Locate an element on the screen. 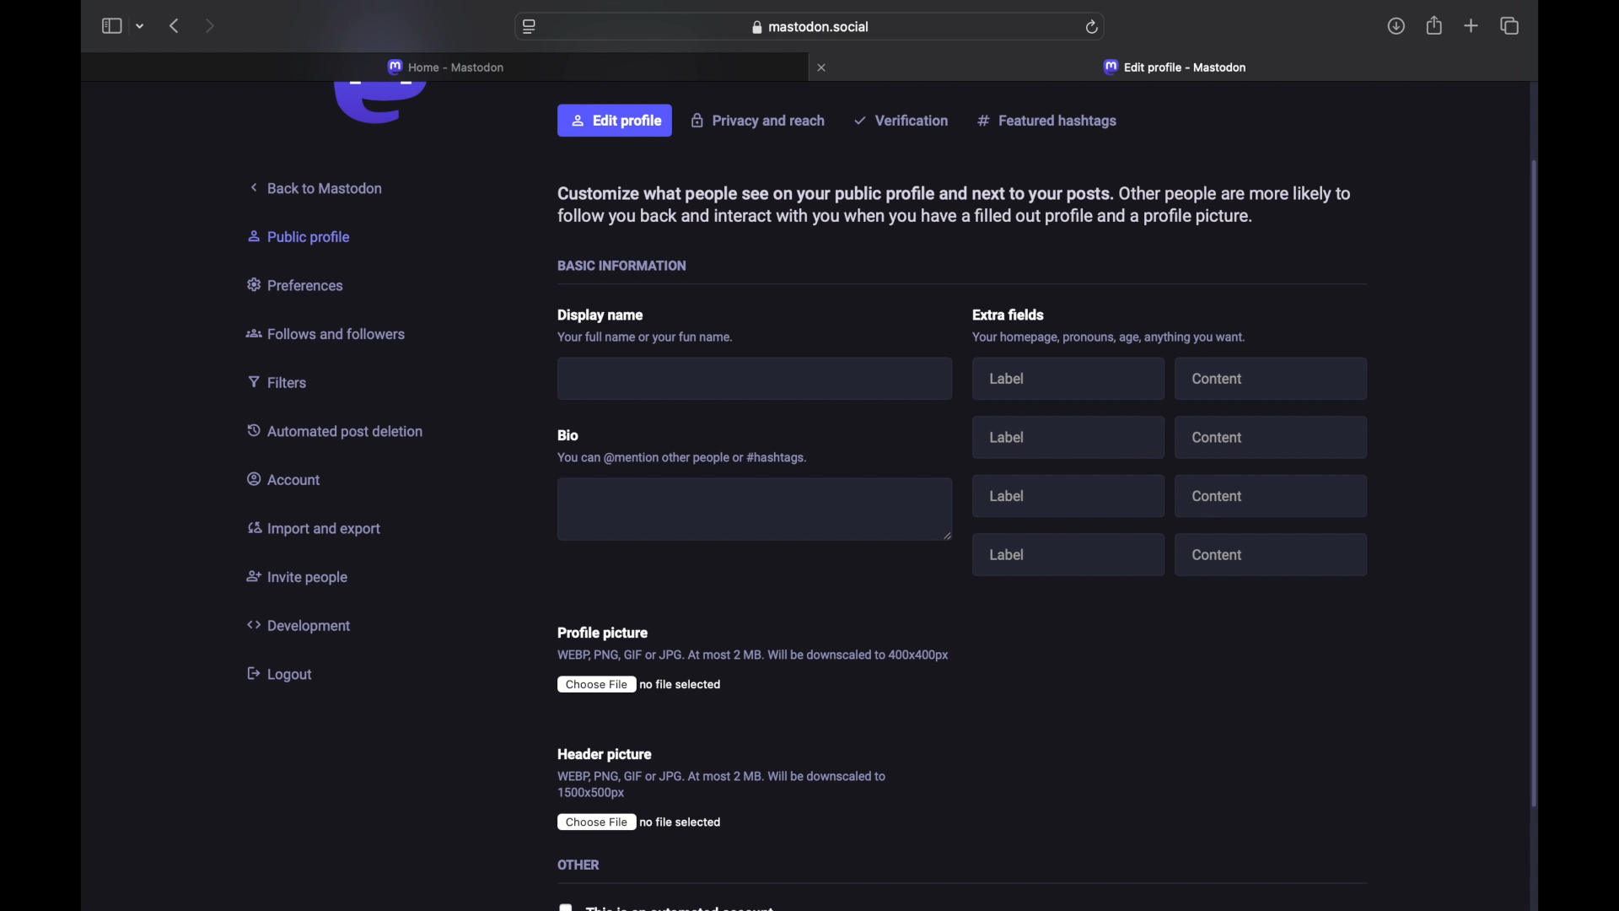 Image resolution: width=1619 pixels, height=911 pixels. WEBP PNG. GIF or JPG. At most 2 MB. Will be downscaled to 400x400px is located at coordinates (763, 654).